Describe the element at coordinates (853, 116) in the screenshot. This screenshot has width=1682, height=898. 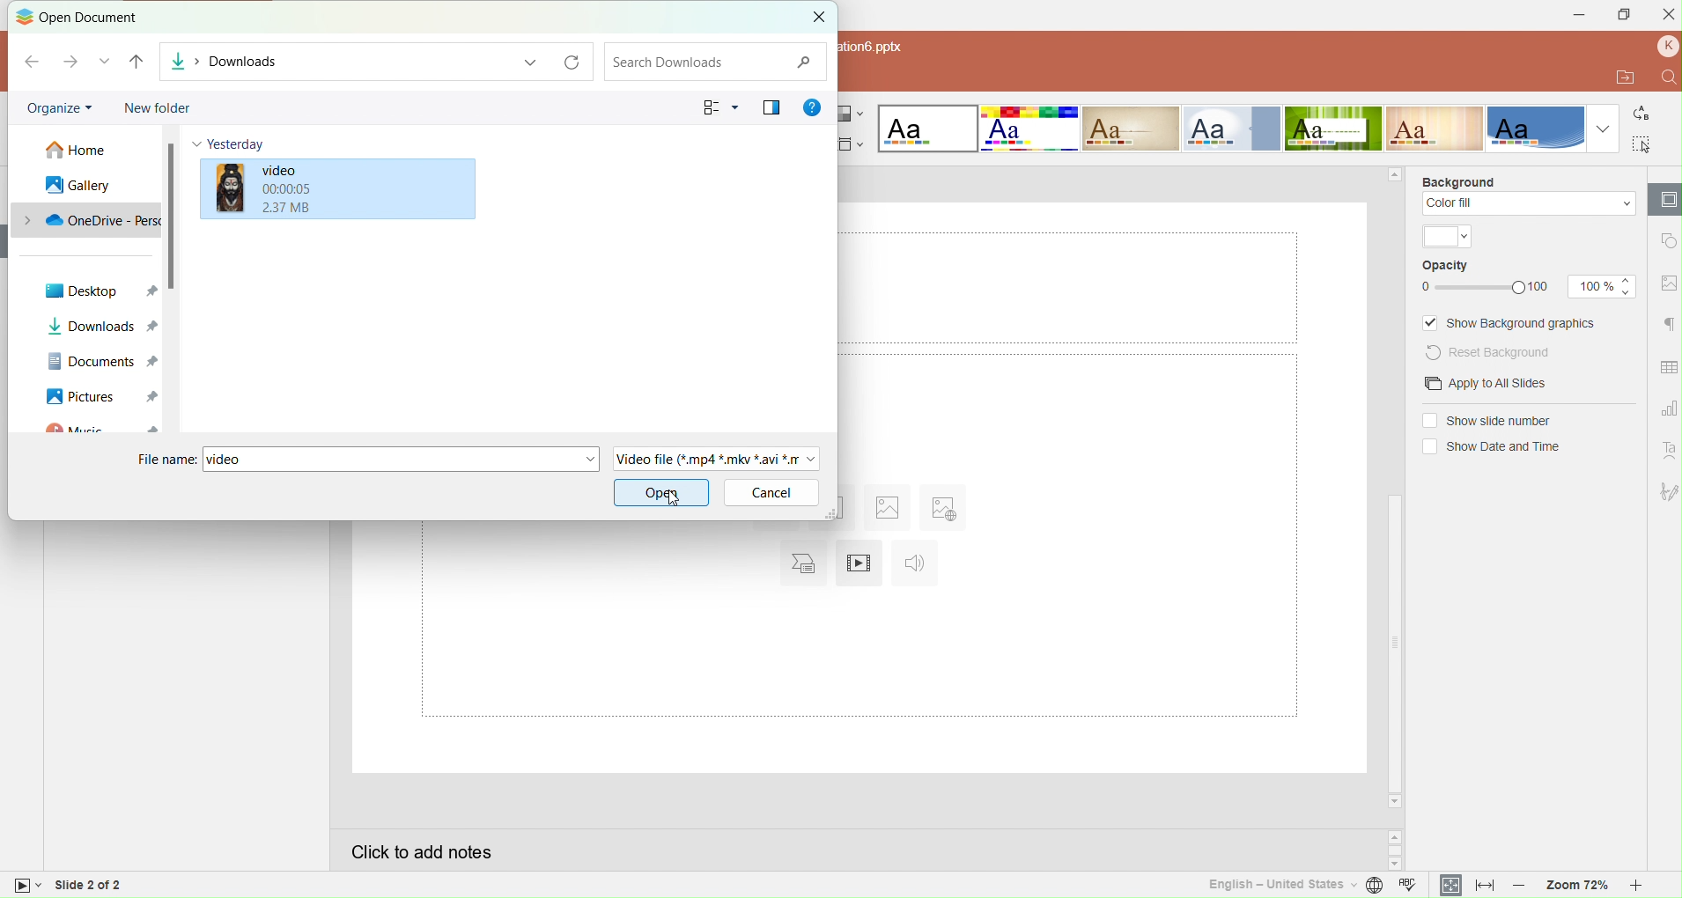
I see `Change color theme` at that location.